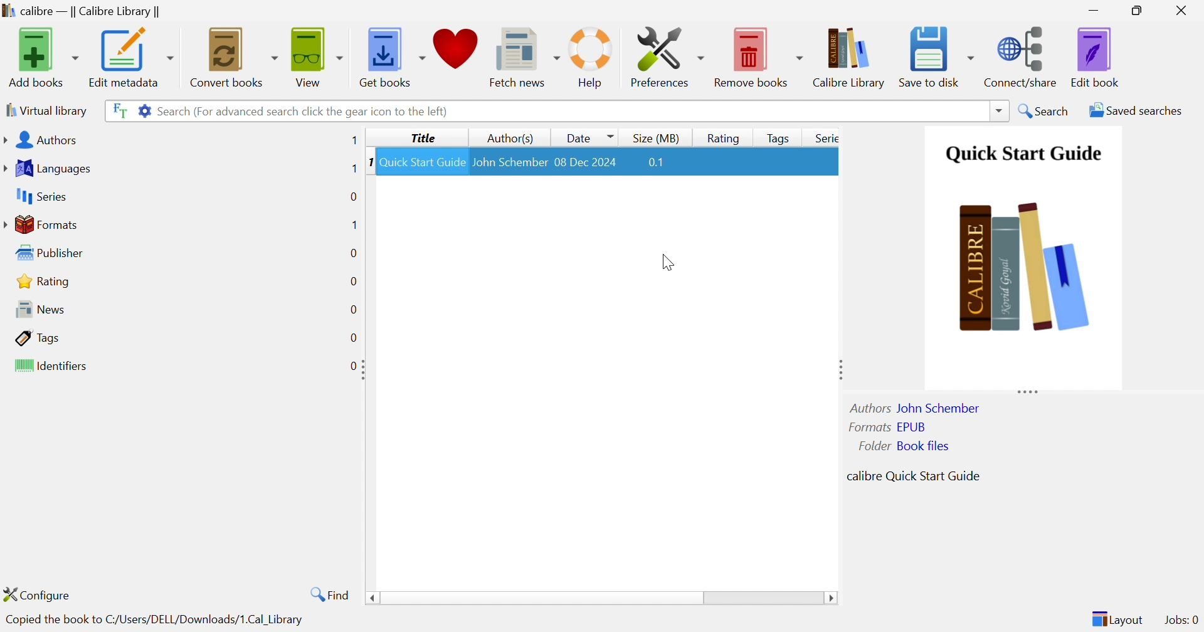  What do you see at coordinates (724, 137) in the screenshot?
I see `` at bounding box center [724, 137].